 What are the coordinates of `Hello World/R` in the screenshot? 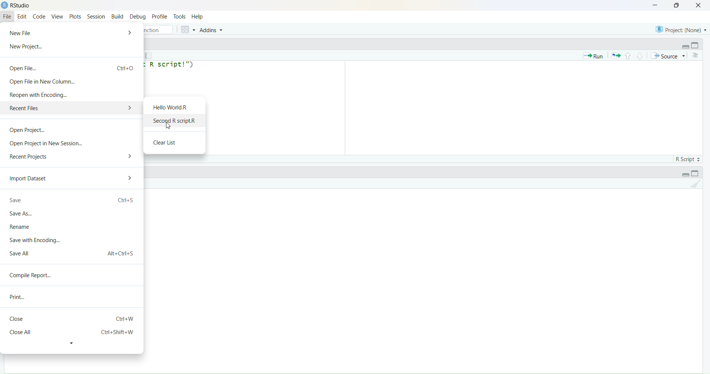 It's located at (174, 106).